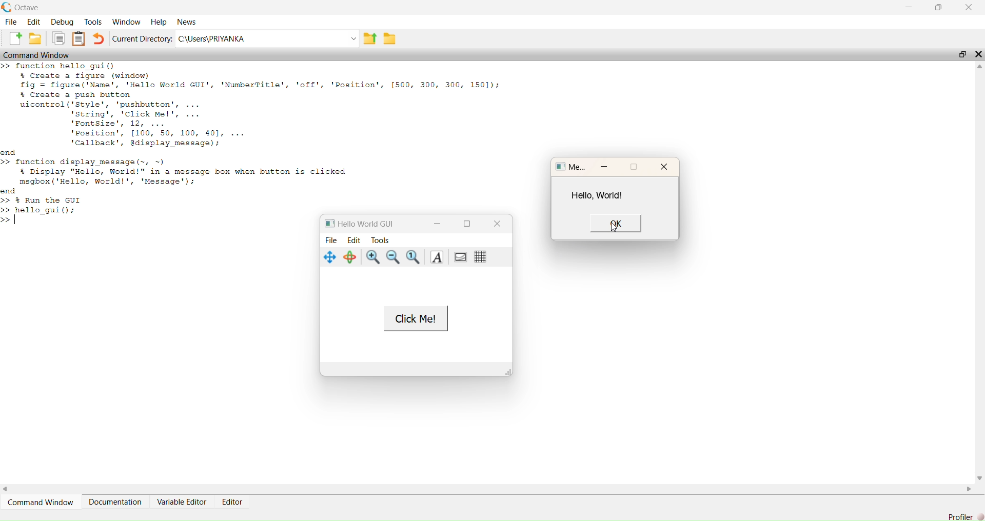 The width and height of the screenshot is (985, 521). Describe the element at coordinates (468, 225) in the screenshot. I see `maximise` at that location.